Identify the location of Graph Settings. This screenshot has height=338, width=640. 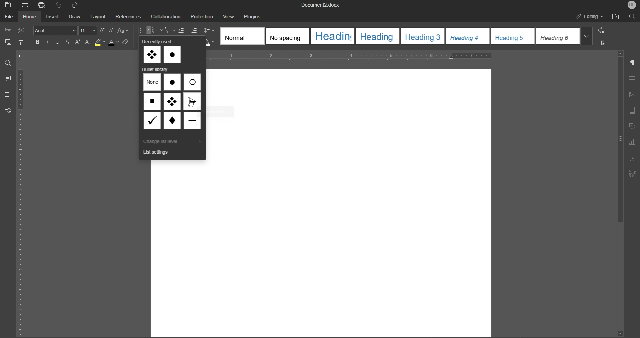
(631, 141).